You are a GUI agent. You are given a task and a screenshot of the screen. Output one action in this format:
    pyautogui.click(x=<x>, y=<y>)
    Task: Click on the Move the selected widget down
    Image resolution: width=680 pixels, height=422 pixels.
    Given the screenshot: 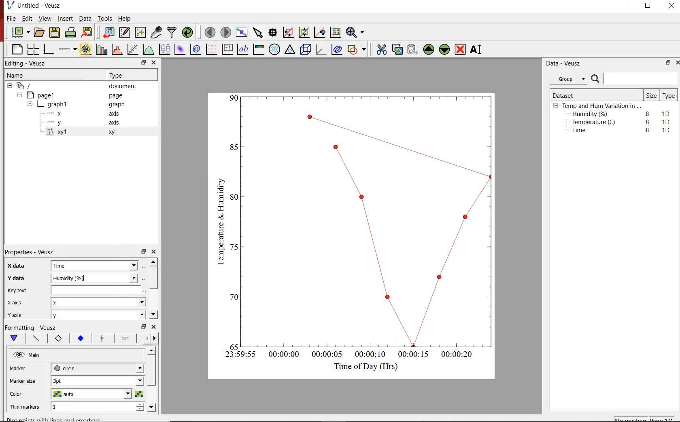 What is the action you would take?
    pyautogui.click(x=446, y=49)
    